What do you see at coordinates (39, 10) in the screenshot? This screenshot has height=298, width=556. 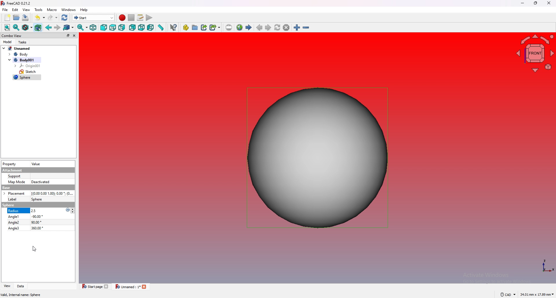 I see `tools` at bounding box center [39, 10].